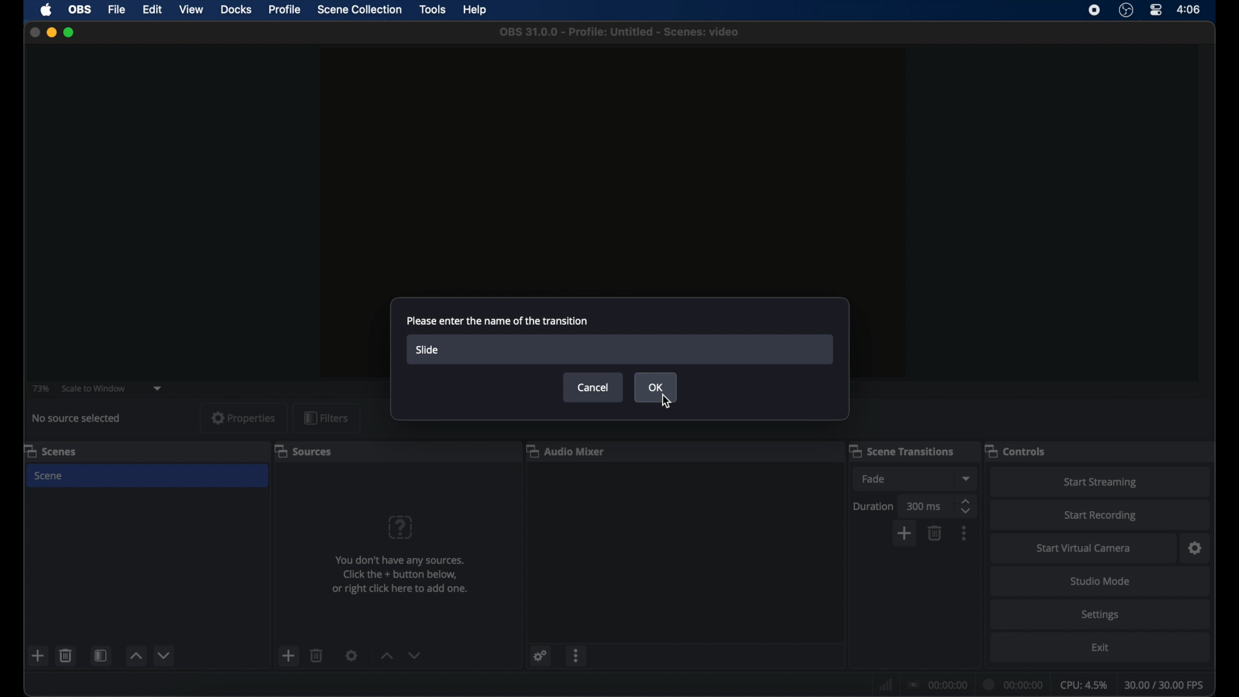 Image resolution: width=1239 pixels, height=697 pixels. I want to click on start virtual camera, so click(1083, 549).